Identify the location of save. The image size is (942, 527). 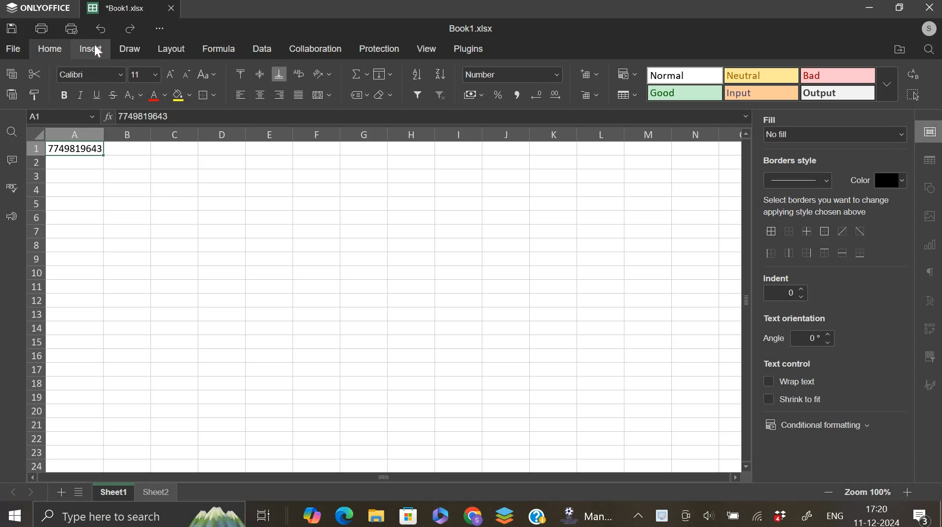
(12, 28).